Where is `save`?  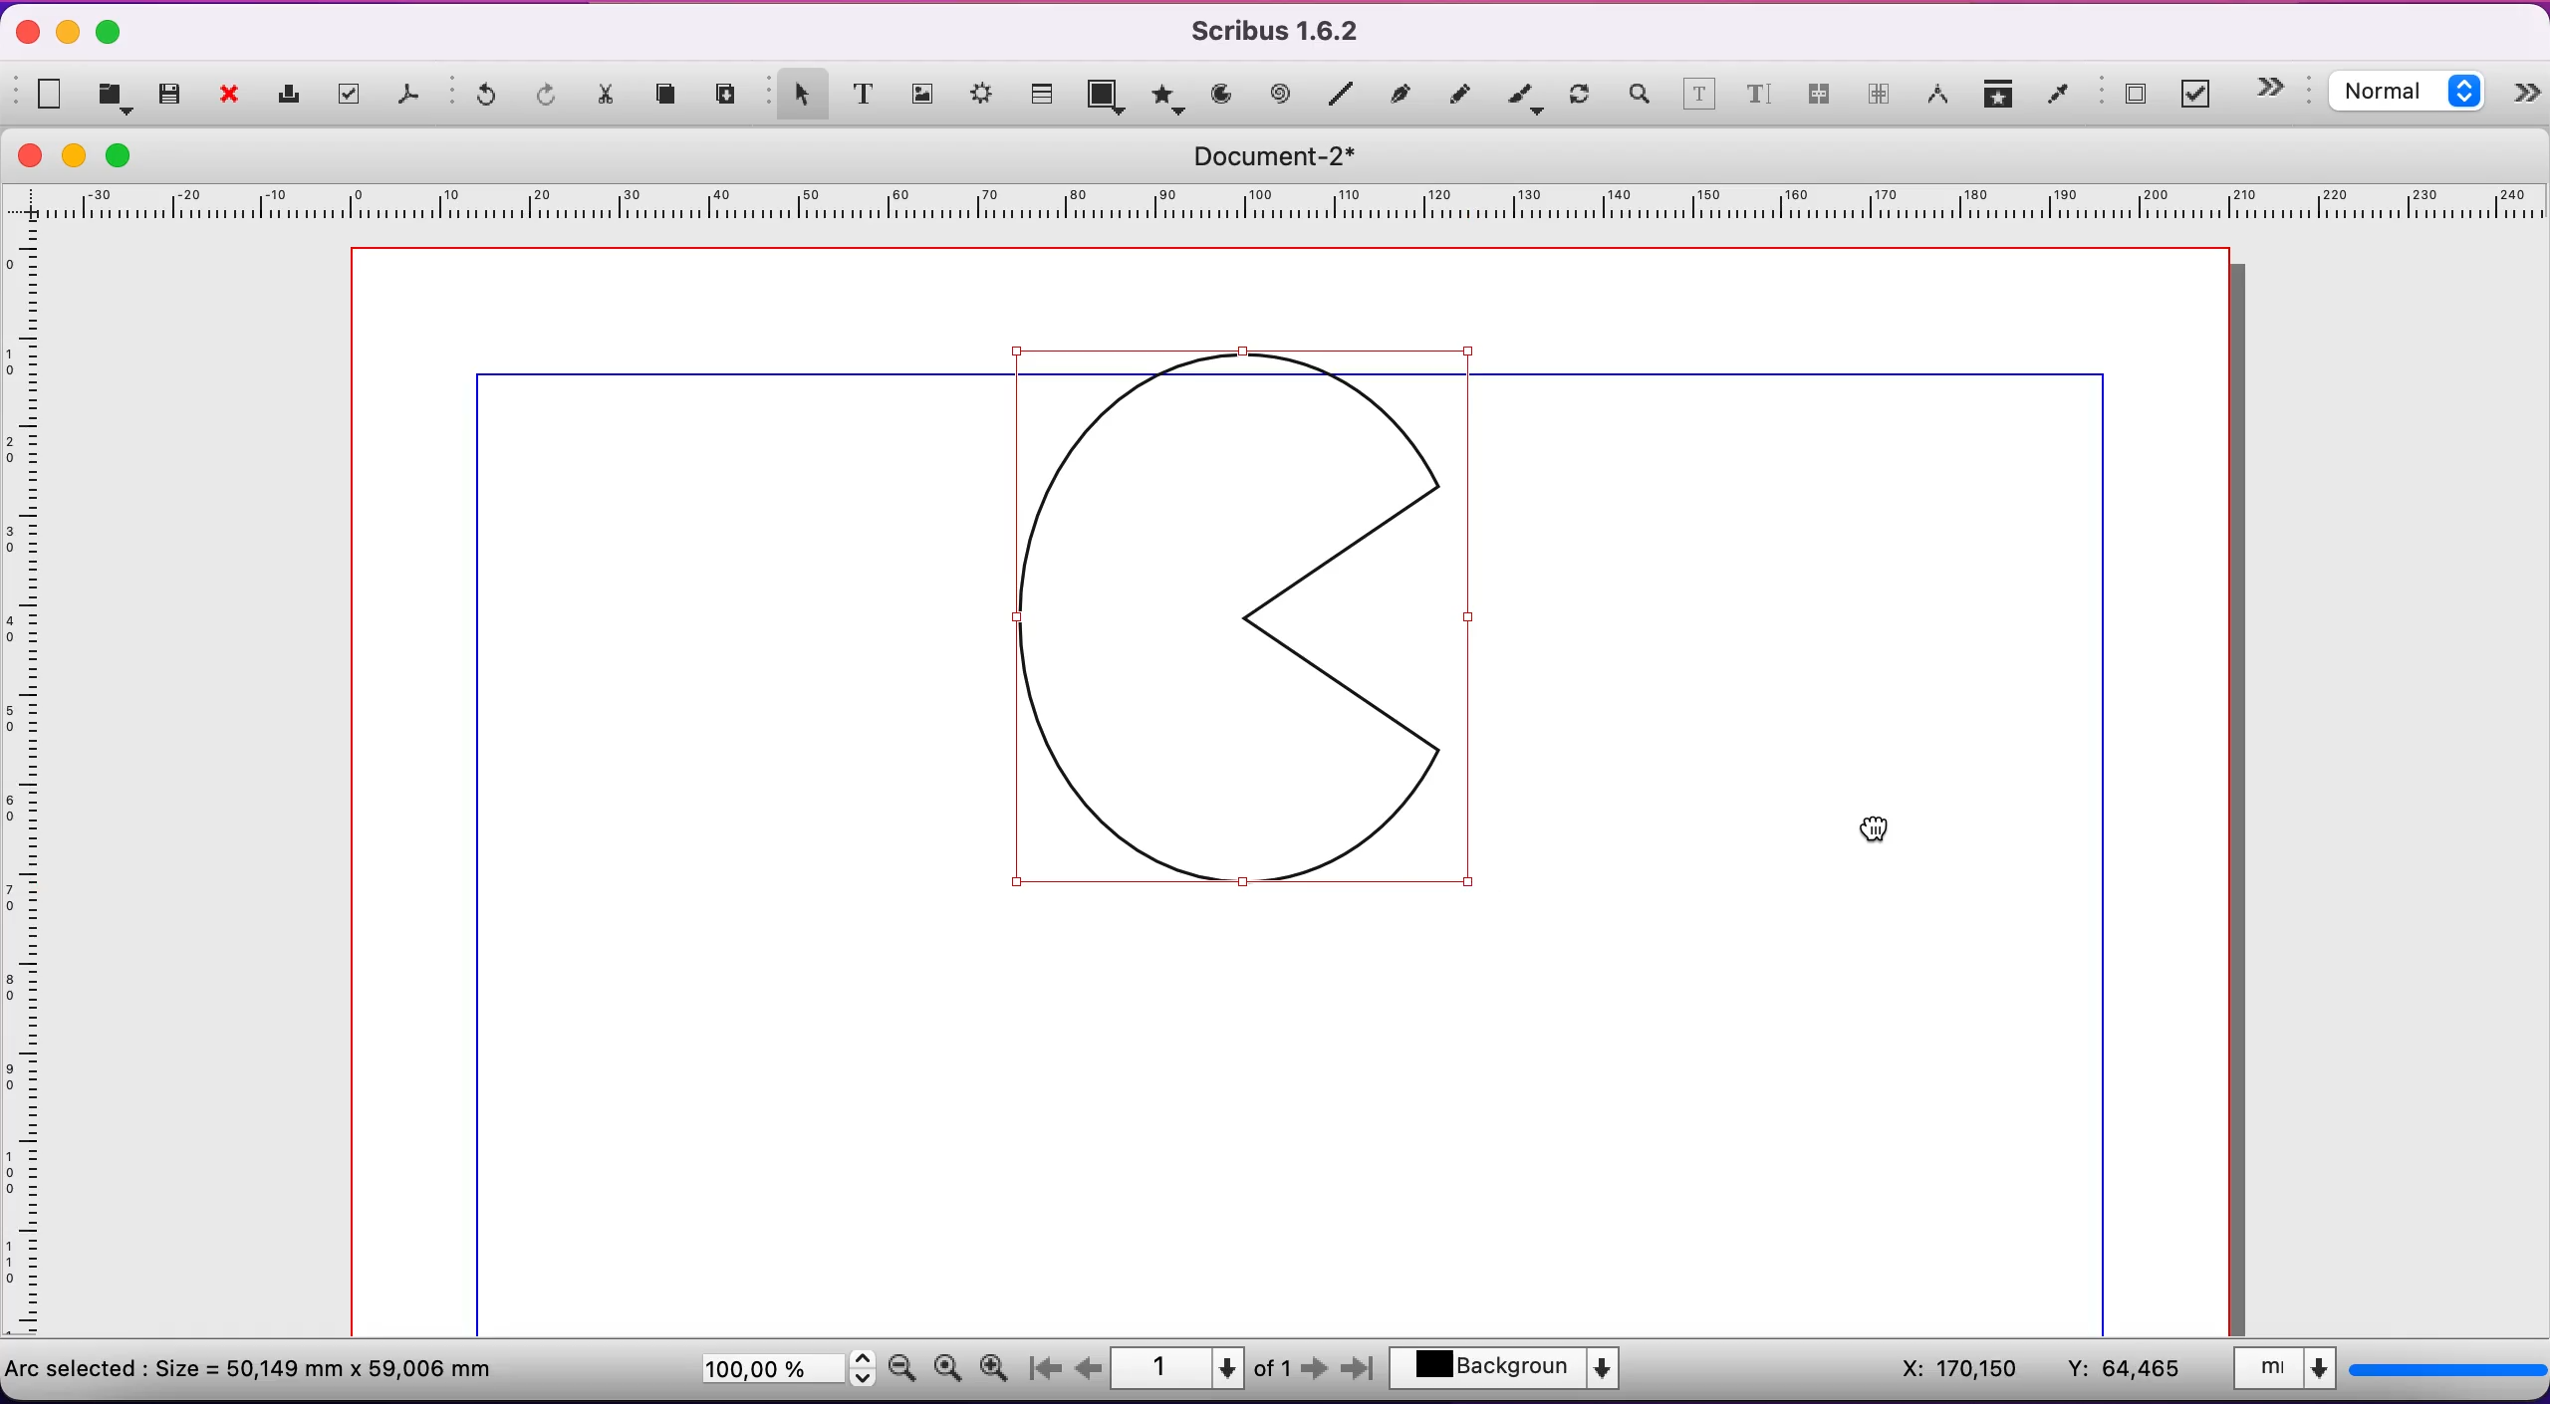
save is located at coordinates (171, 95).